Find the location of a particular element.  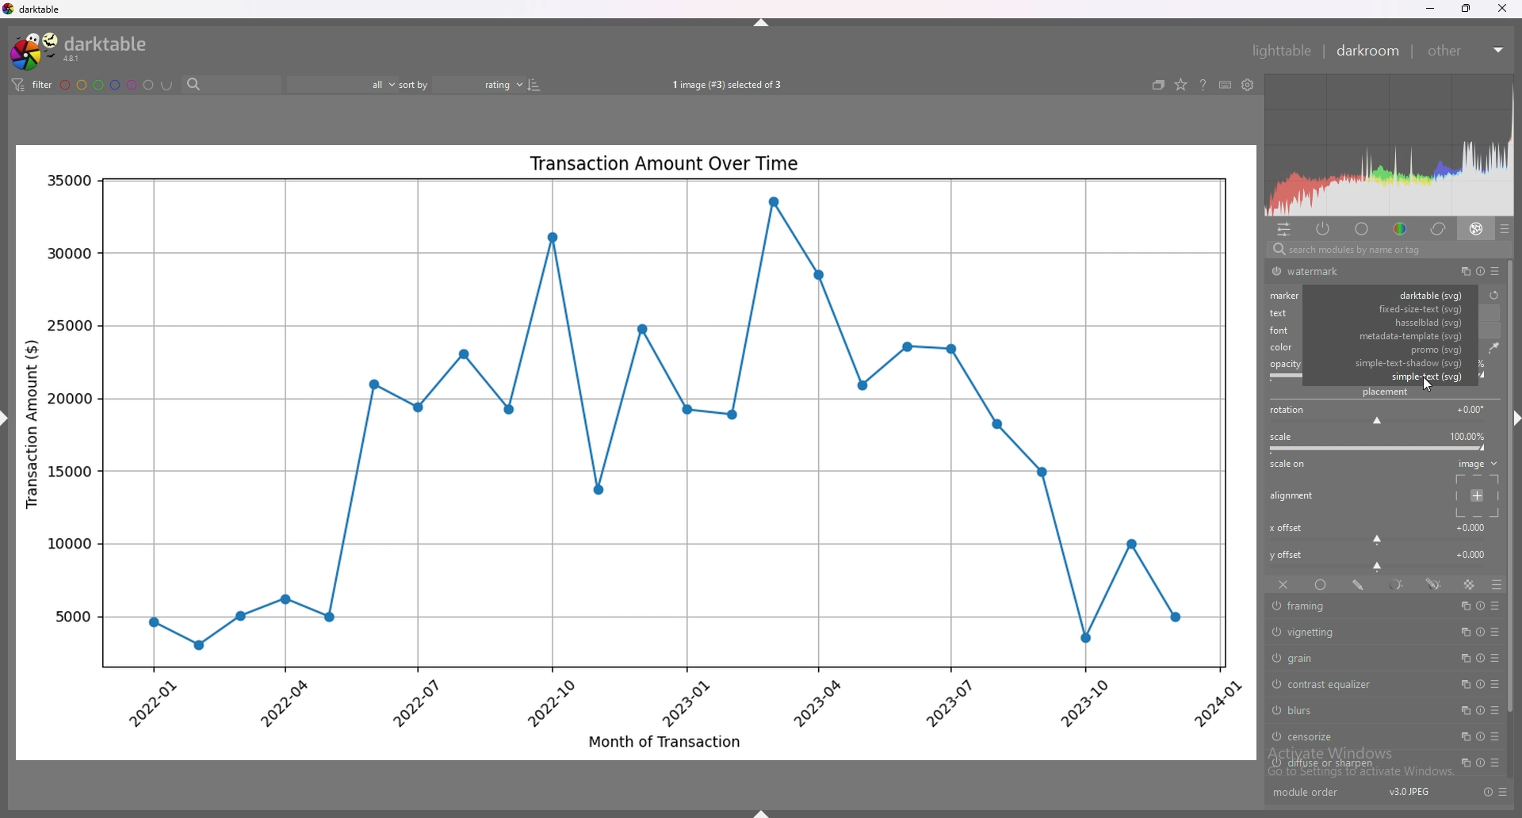

darktable is located at coordinates (79, 50).